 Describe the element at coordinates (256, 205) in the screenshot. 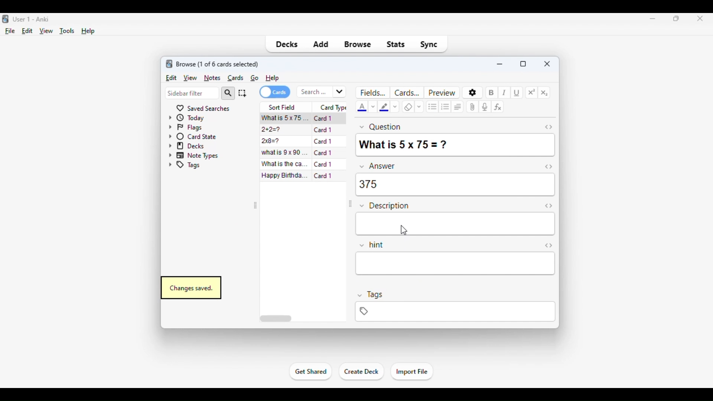

I see `toggle sidebar` at that location.